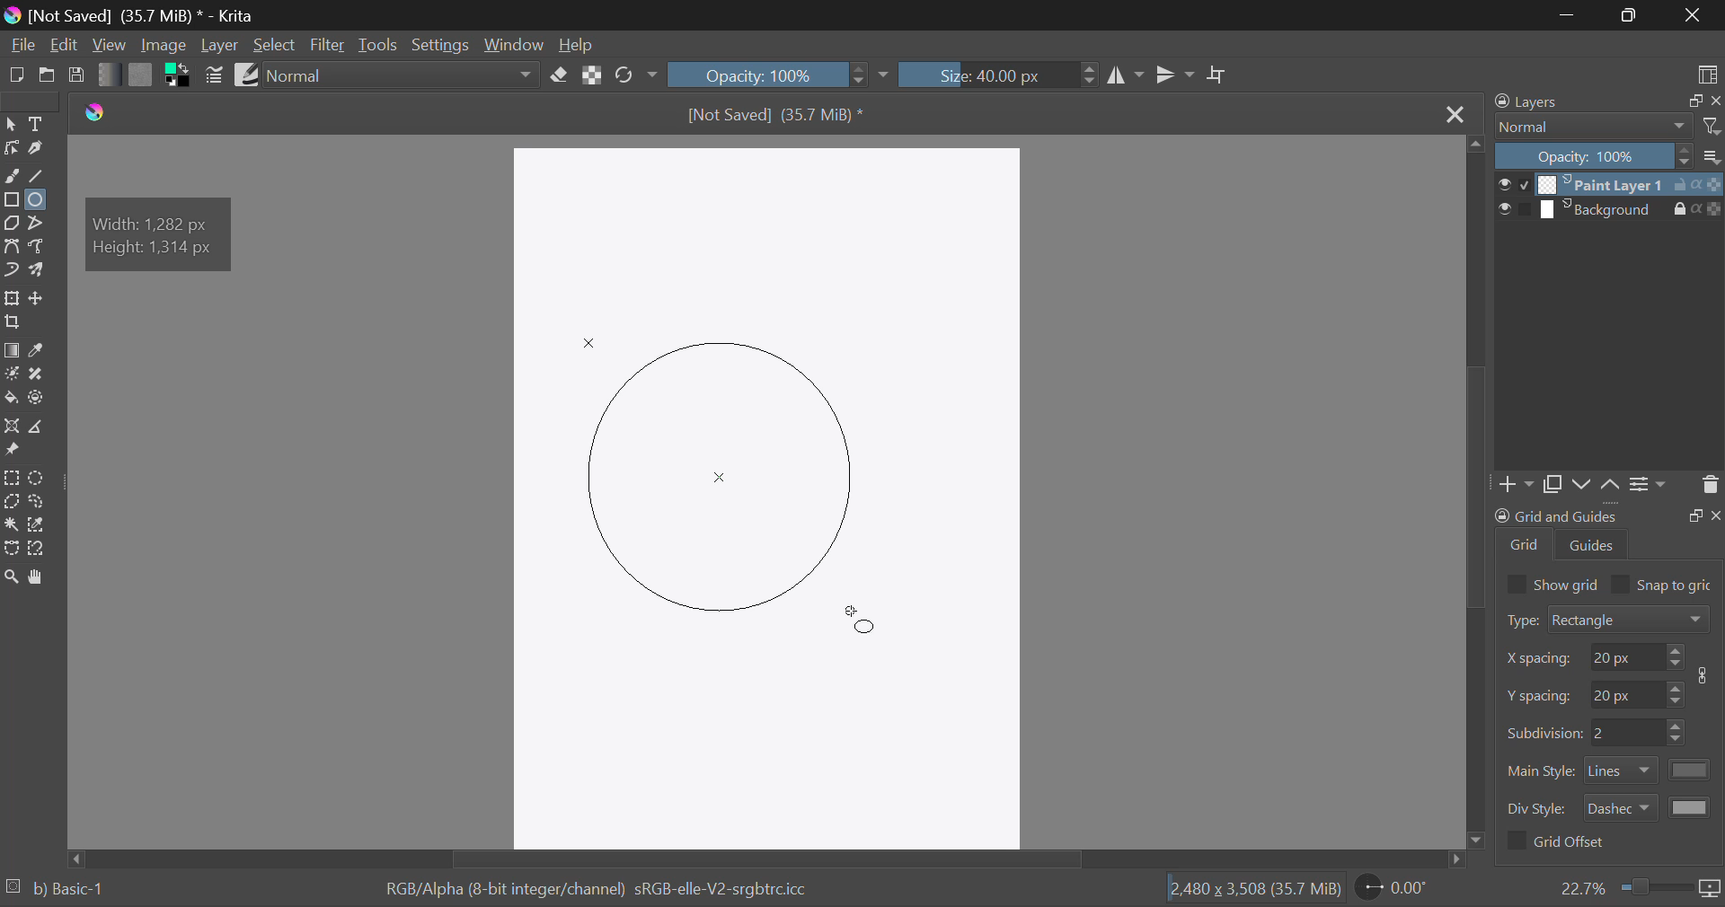 This screenshot has width=1725, height=907. I want to click on Edit, so click(65, 45).